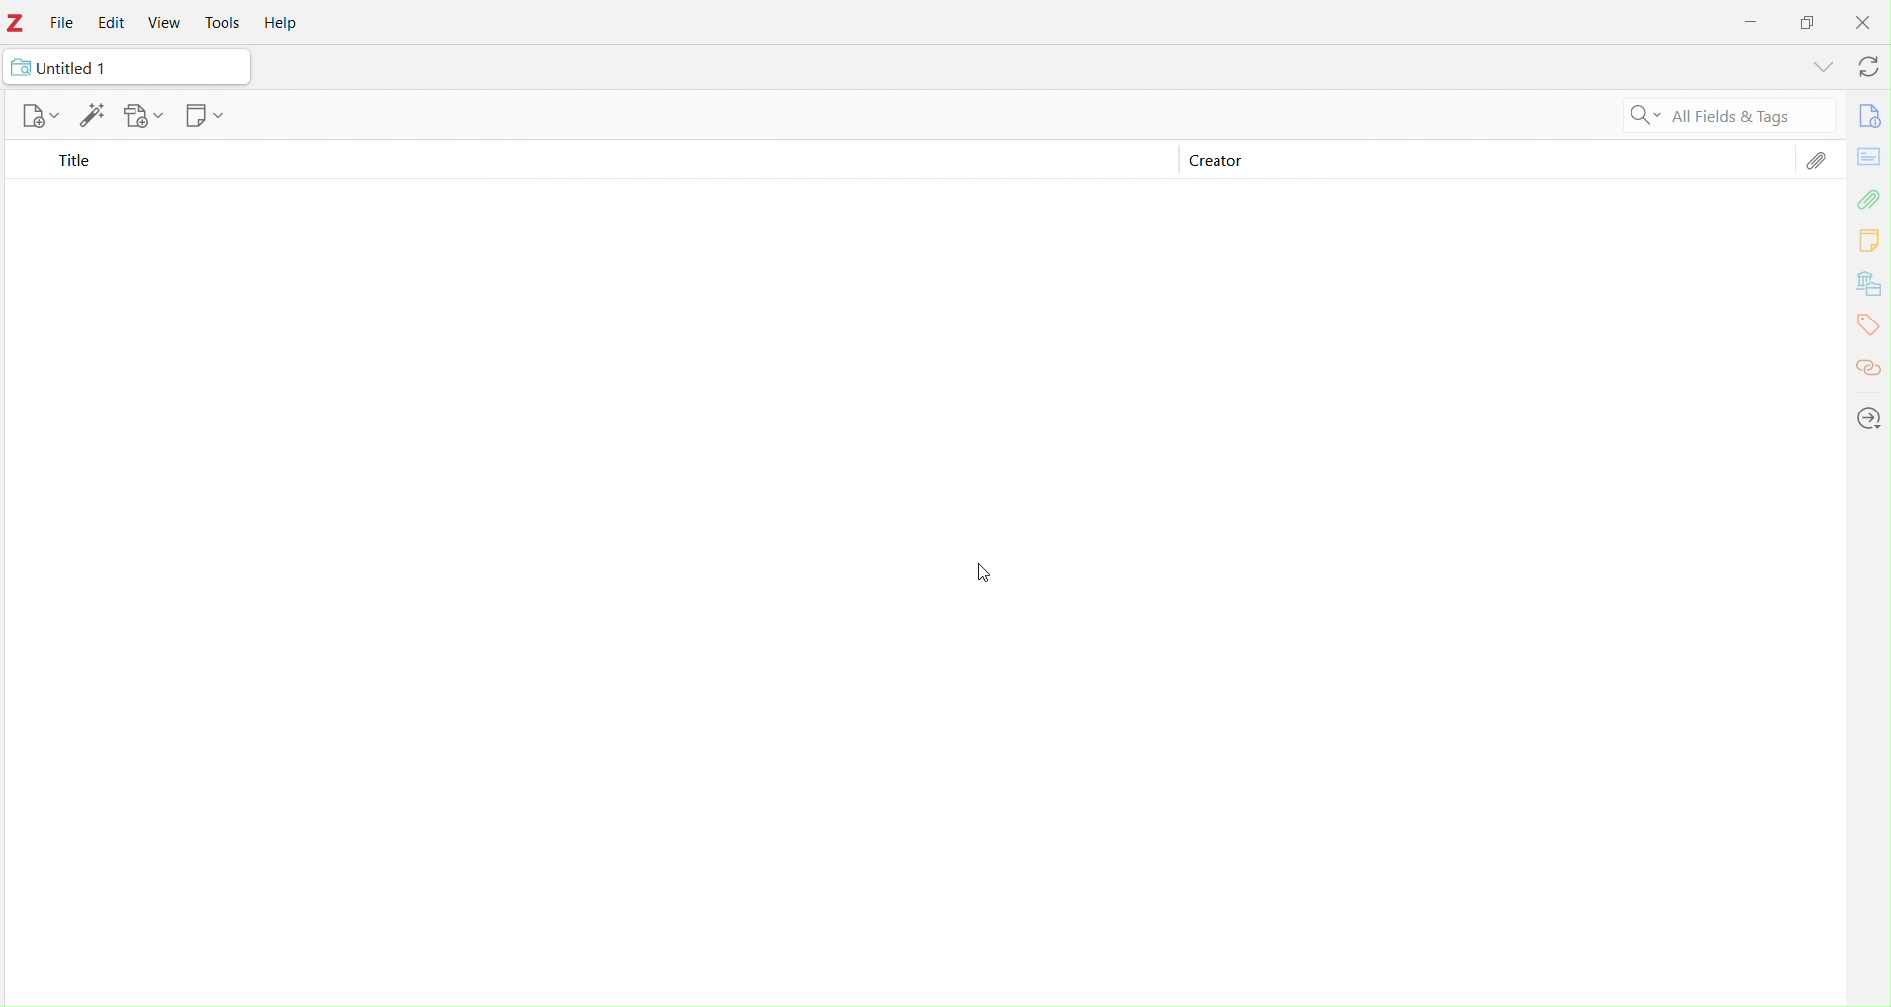  Describe the element at coordinates (60, 24) in the screenshot. I see `File` at that location.